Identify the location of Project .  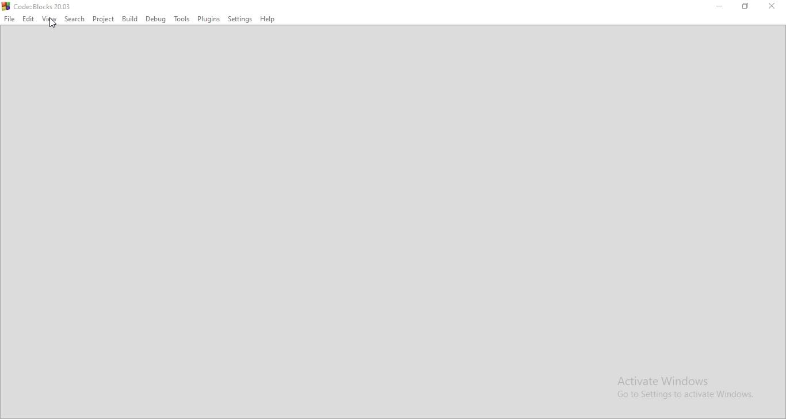
(104, 20).